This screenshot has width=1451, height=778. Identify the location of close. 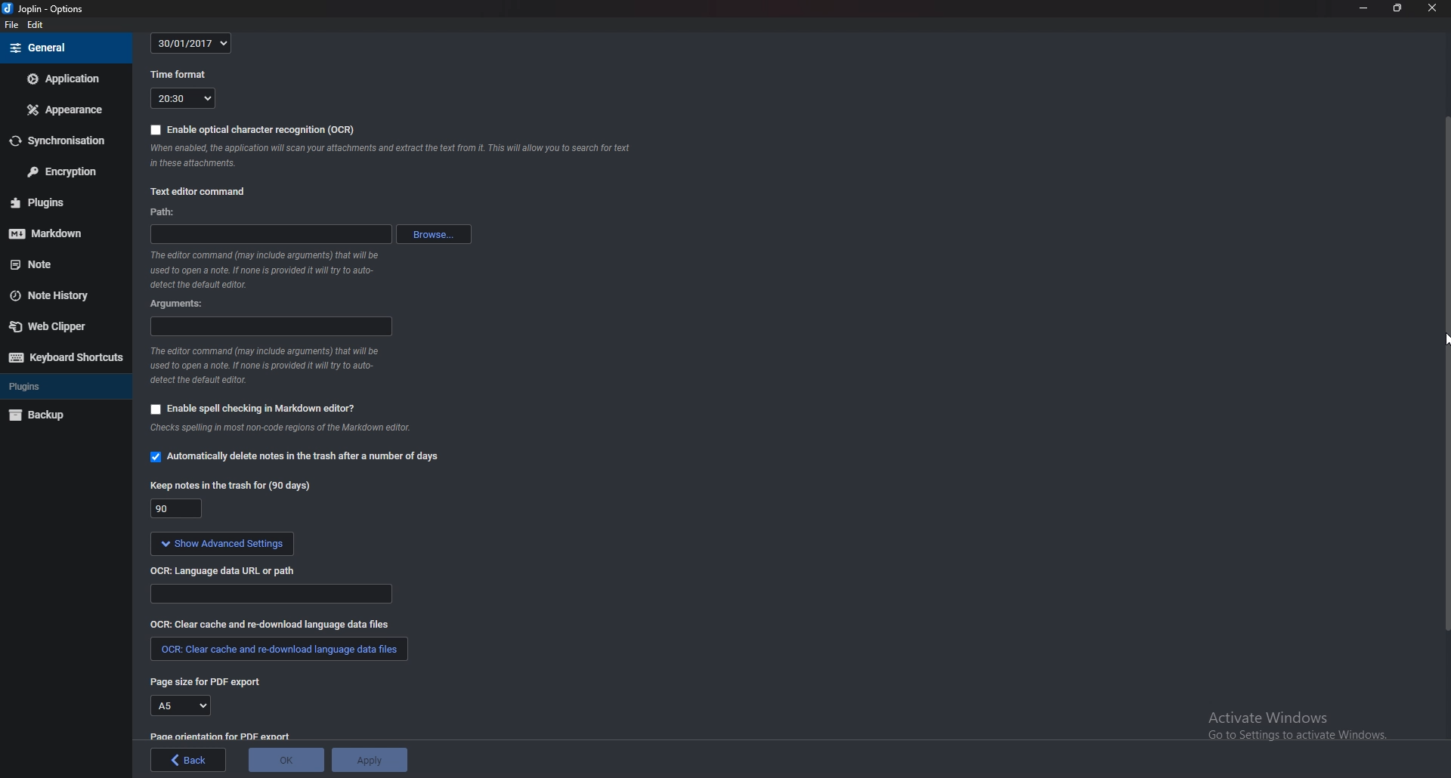
(1431, 8).